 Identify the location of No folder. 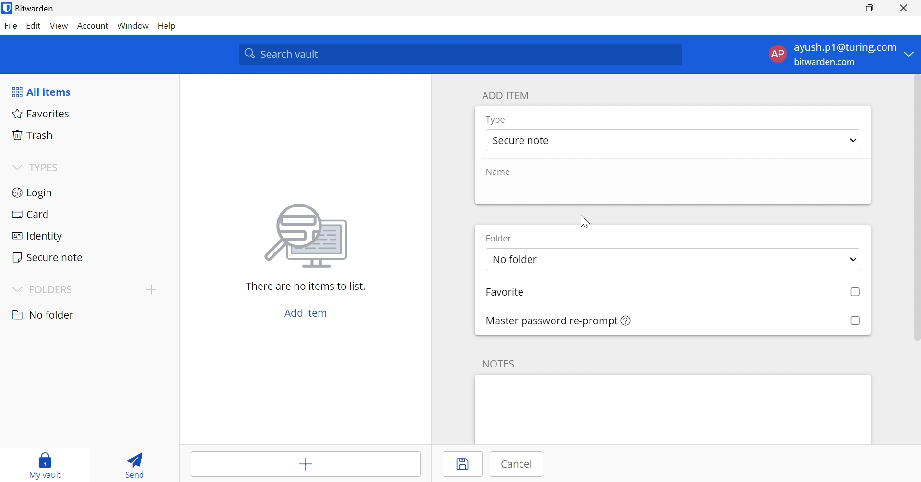
(673, 259).